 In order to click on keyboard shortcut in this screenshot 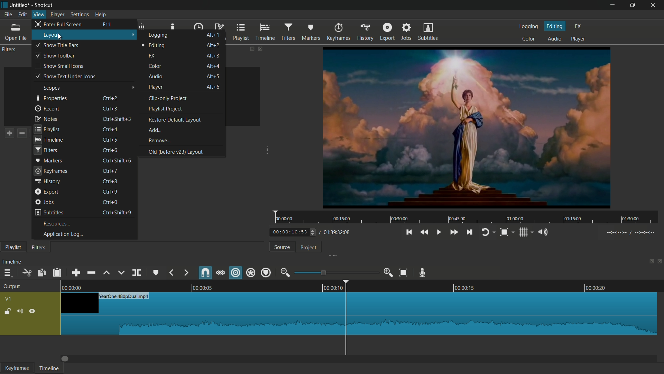, I will do `click(117, 160)`.